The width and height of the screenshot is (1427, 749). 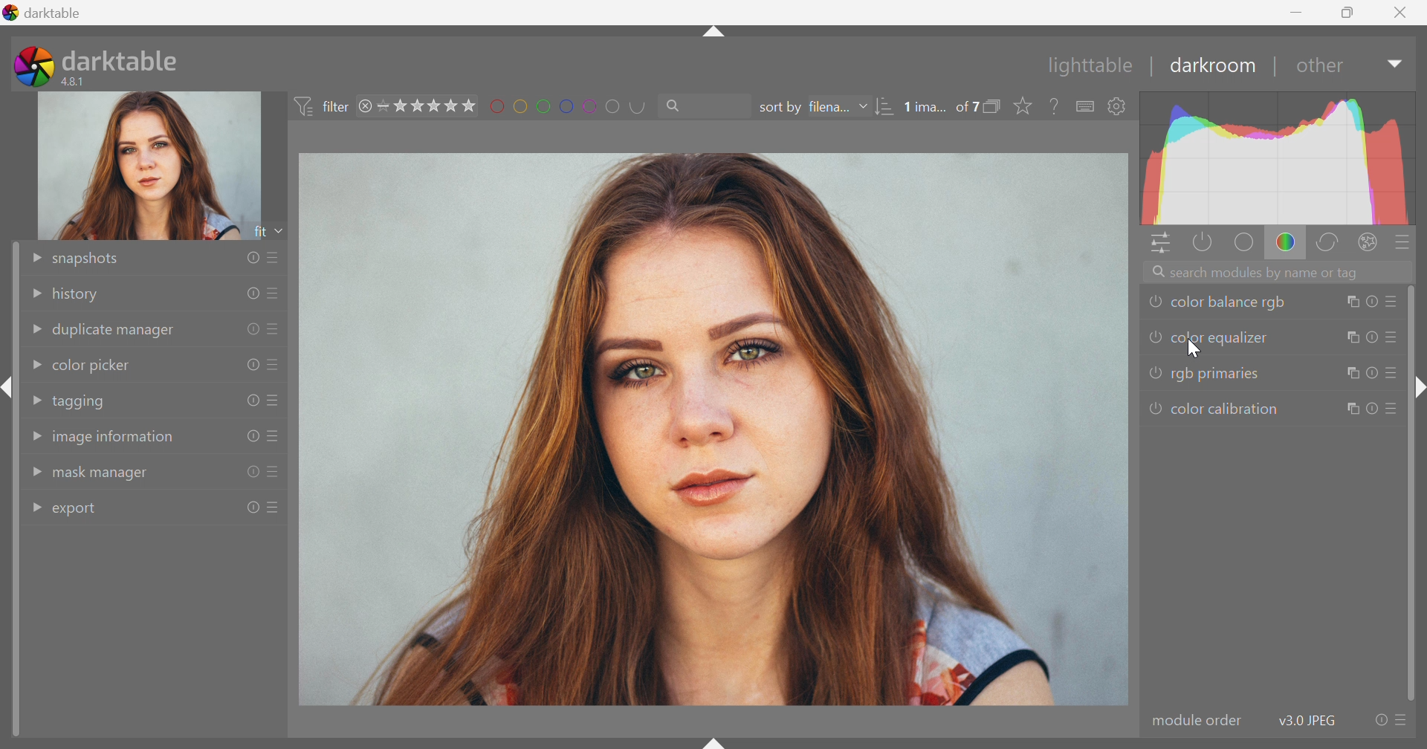 What do you see at coordinates (56, 13) in the screenshot?
I see `darktable` at bounding box center [56, 13].